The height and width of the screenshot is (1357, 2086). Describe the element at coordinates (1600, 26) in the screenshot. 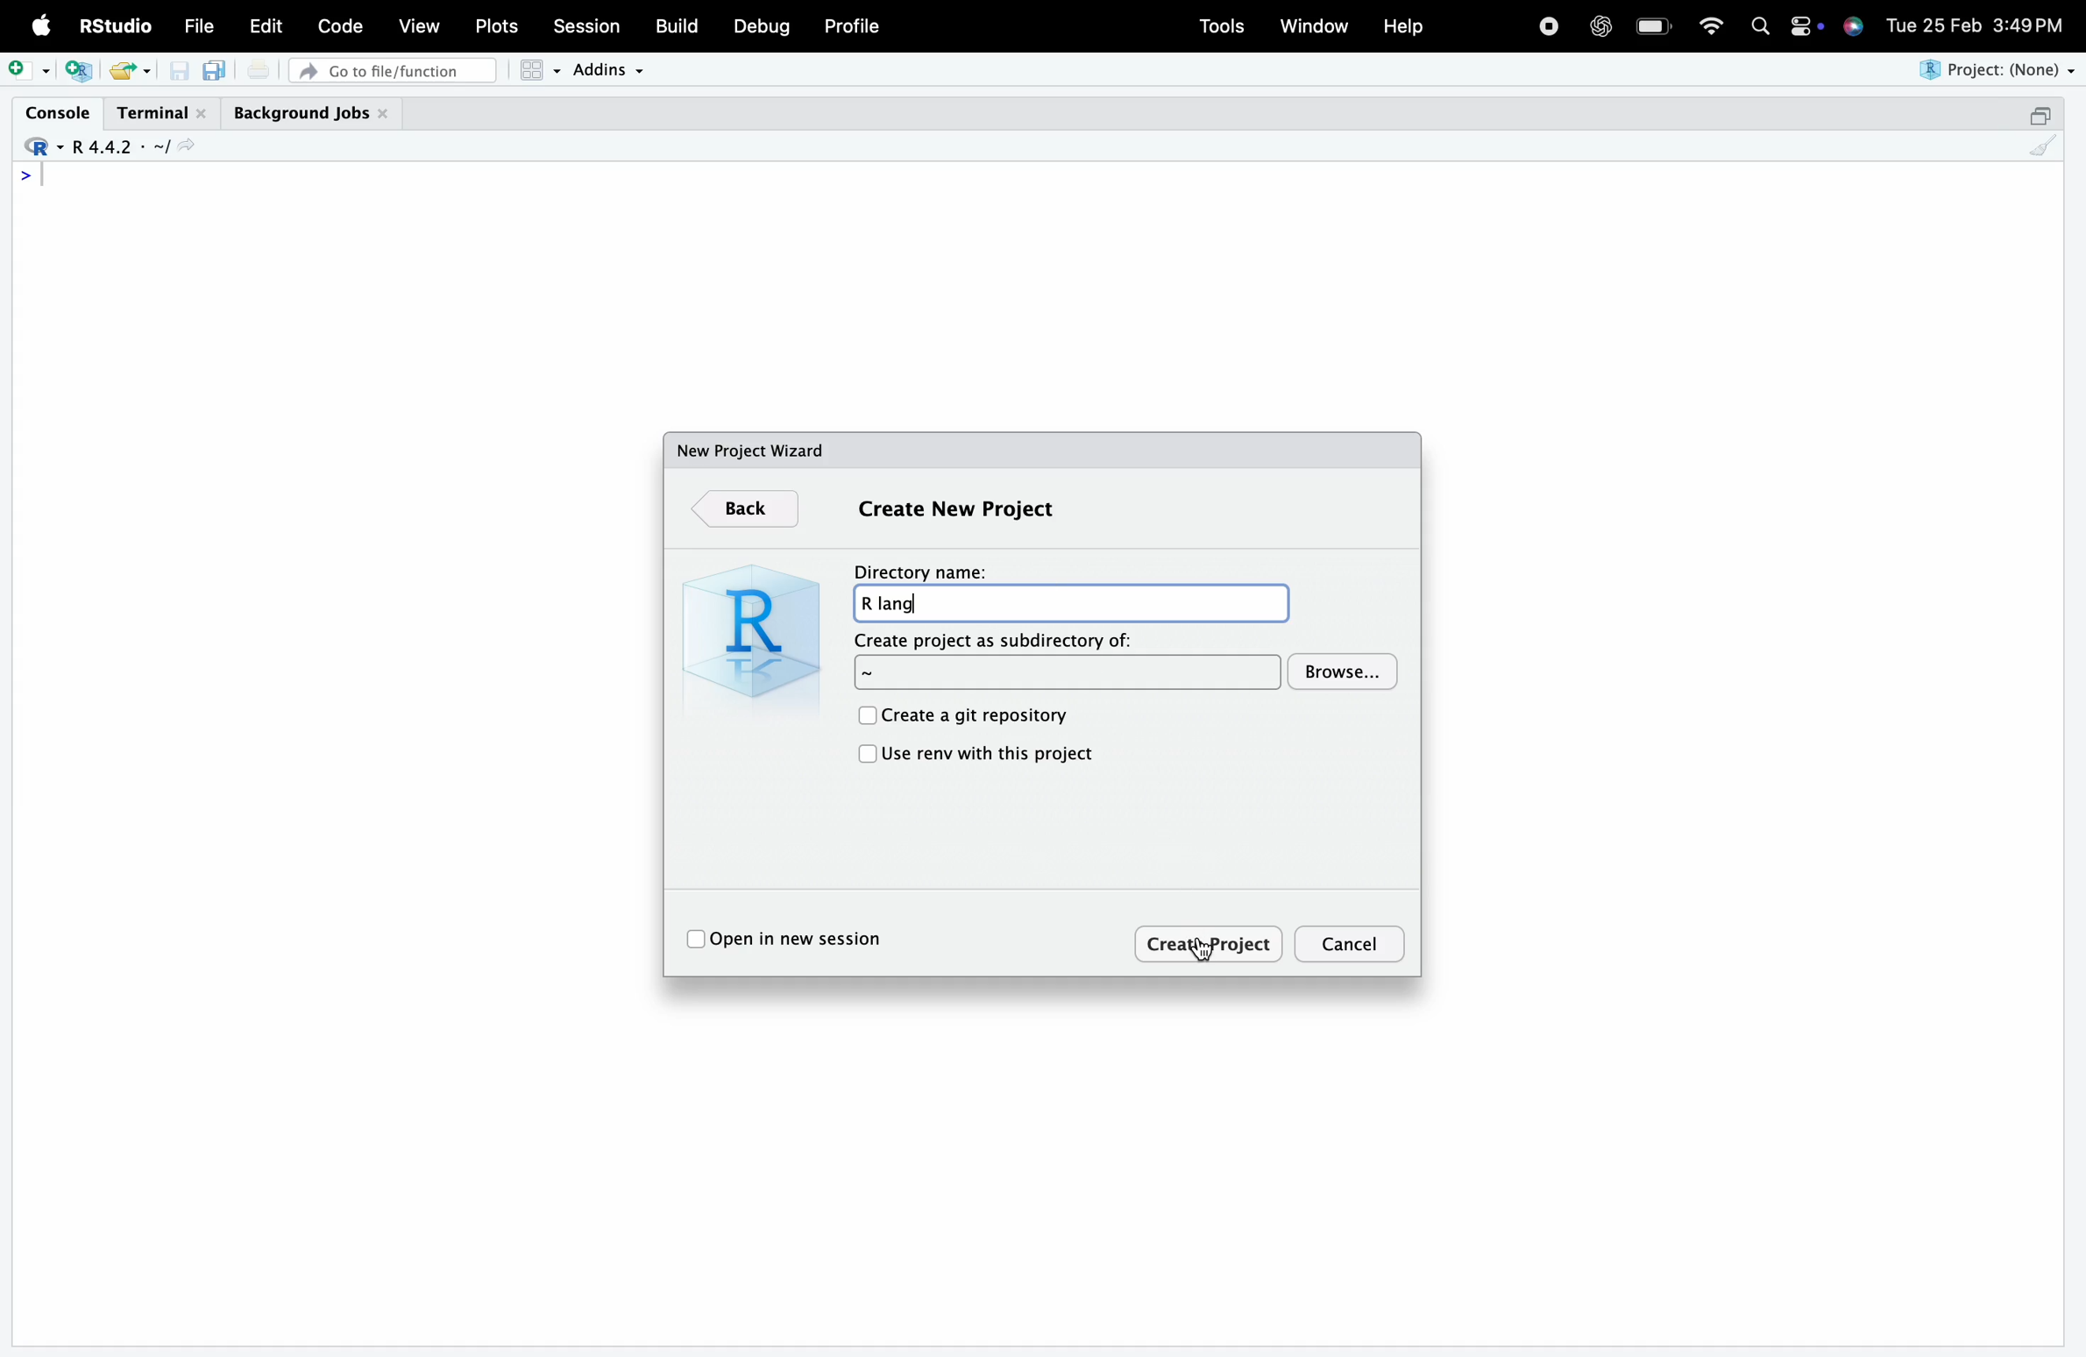

I see `open AI` at that location.